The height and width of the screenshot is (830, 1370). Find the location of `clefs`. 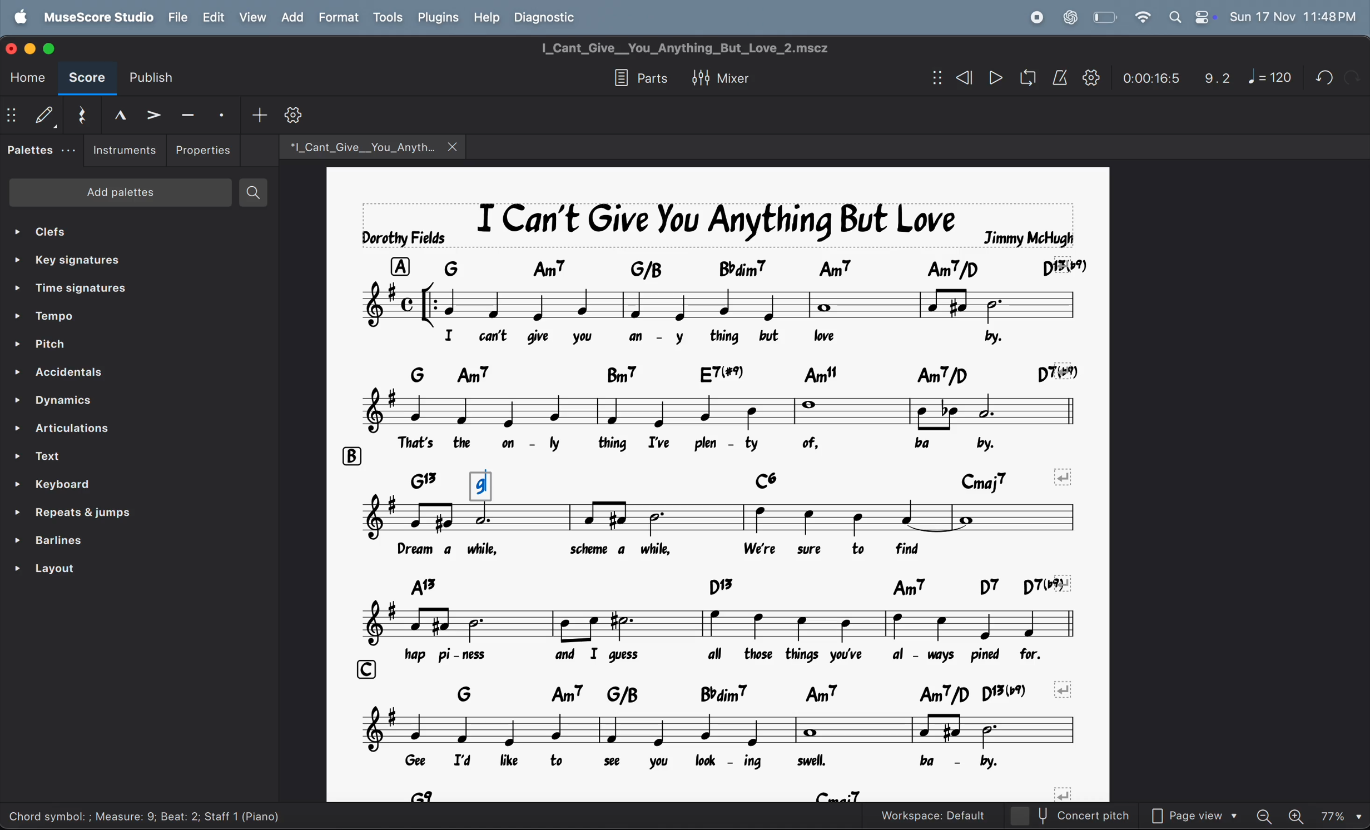

clefs is located at coordinates (123, 231).